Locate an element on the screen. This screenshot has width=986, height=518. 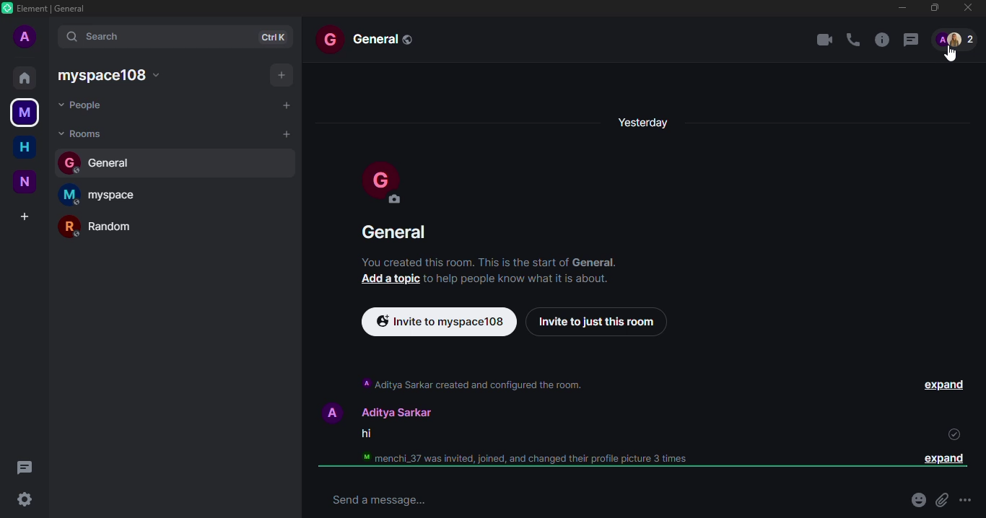
menchi_37 was invited, joined, and changed their profile picture 3 times is located at coordinates (519, 459).